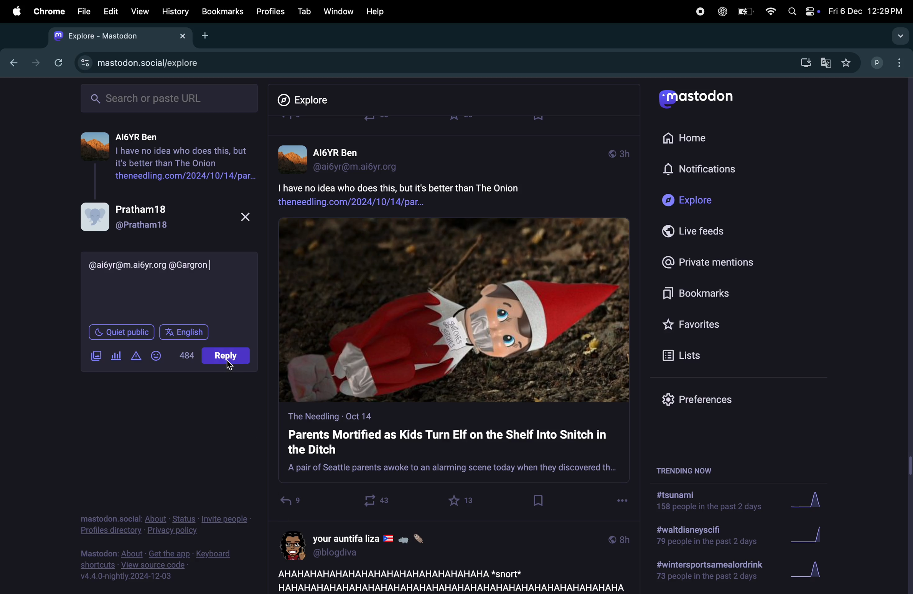 Image resolution: width=913 pixels, height=594 pixels. I want to click on search url, so click(171, 97).